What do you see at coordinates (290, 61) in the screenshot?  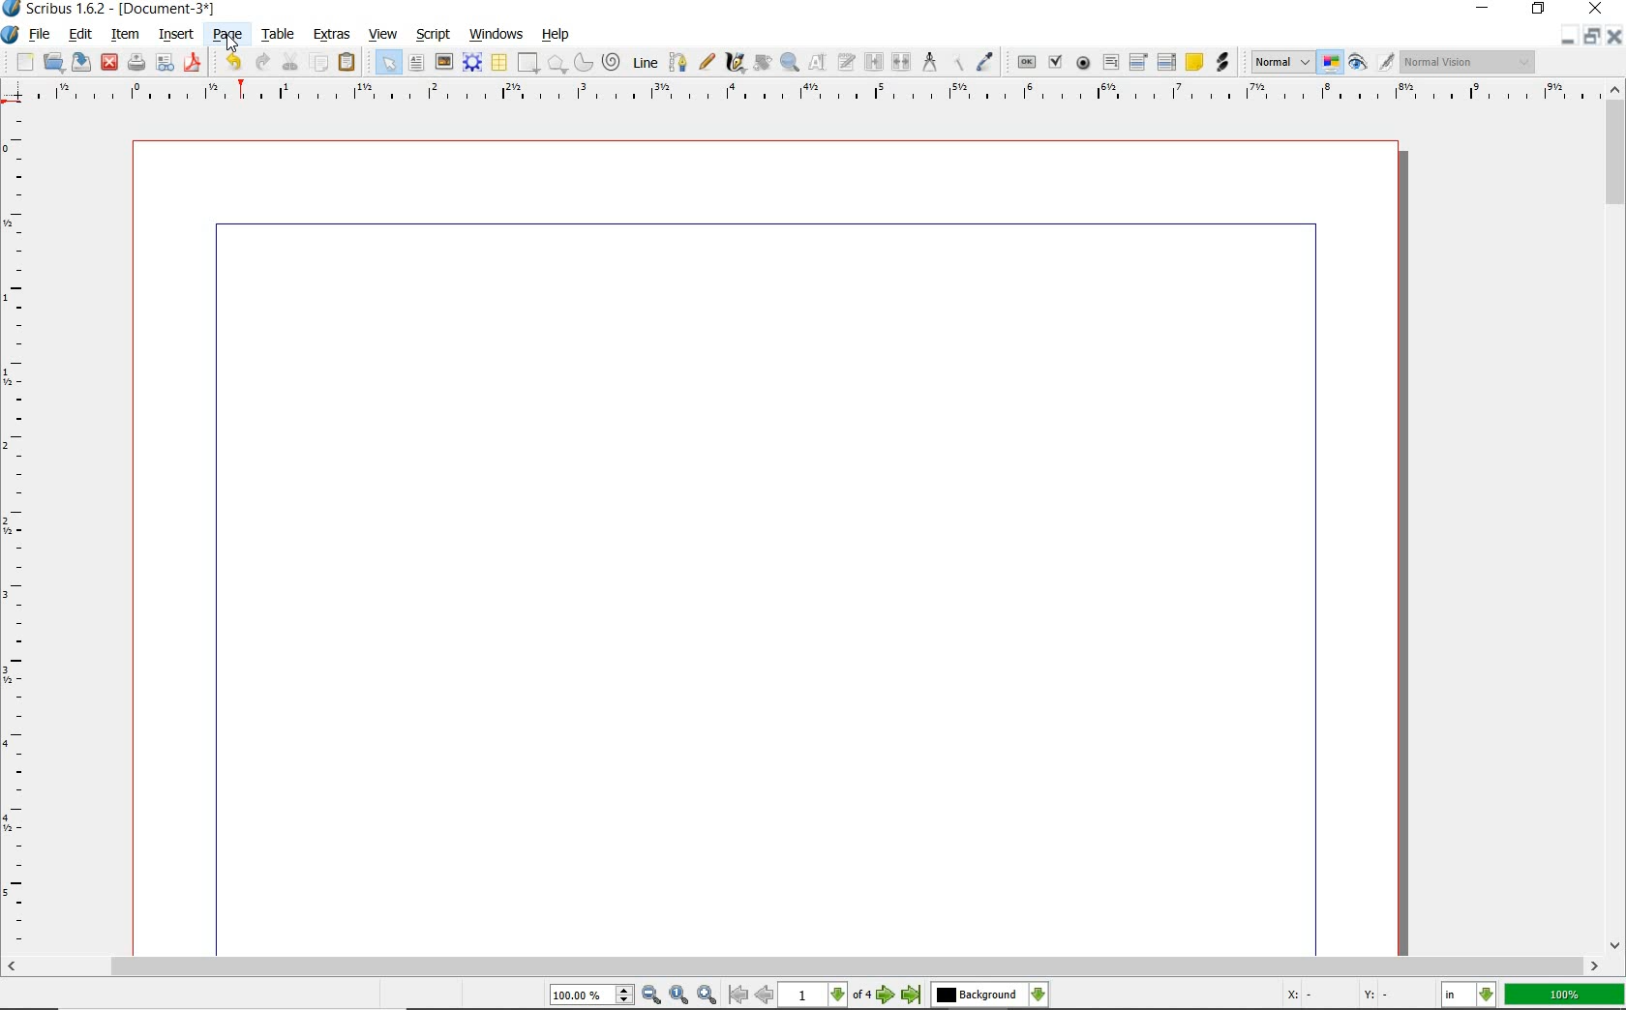 I see `cut` at bounding box center [290, 61].